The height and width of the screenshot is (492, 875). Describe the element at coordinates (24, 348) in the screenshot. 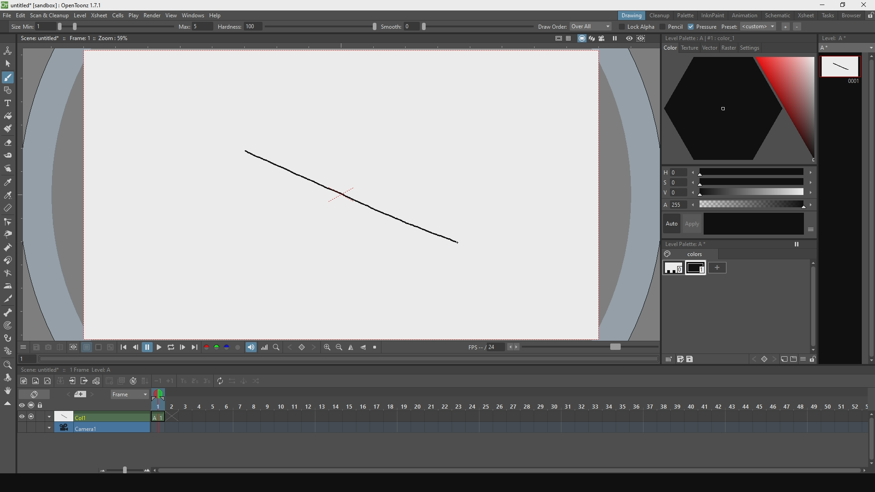

I see `options` at that location.